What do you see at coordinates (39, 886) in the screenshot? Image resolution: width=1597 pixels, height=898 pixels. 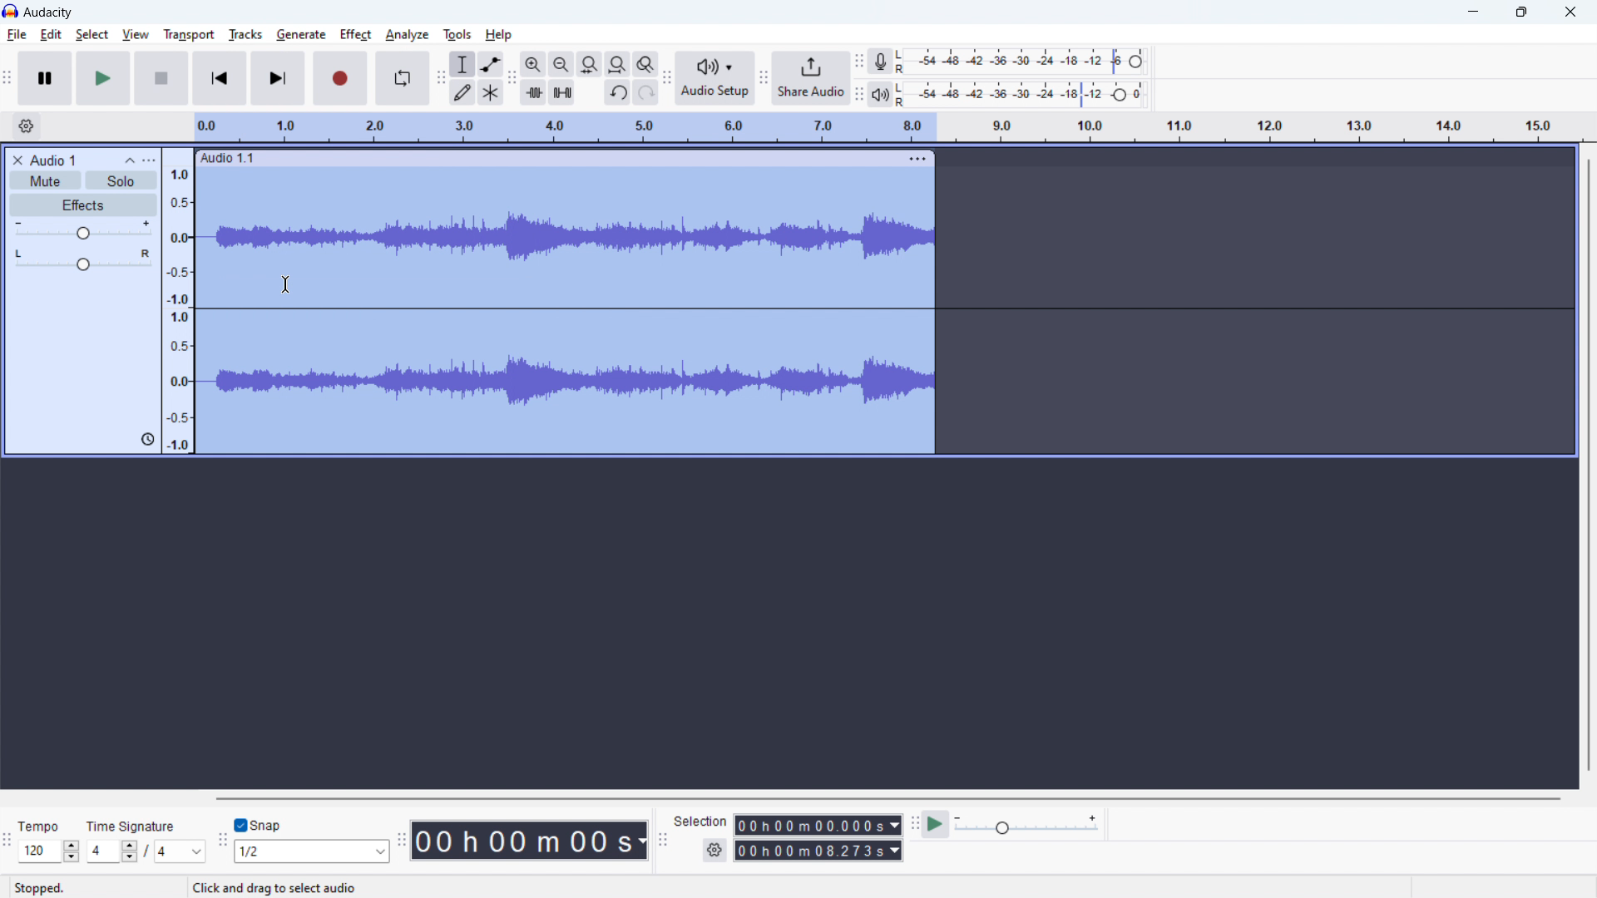 I see `Stopped` at bounding box center [39, 886].